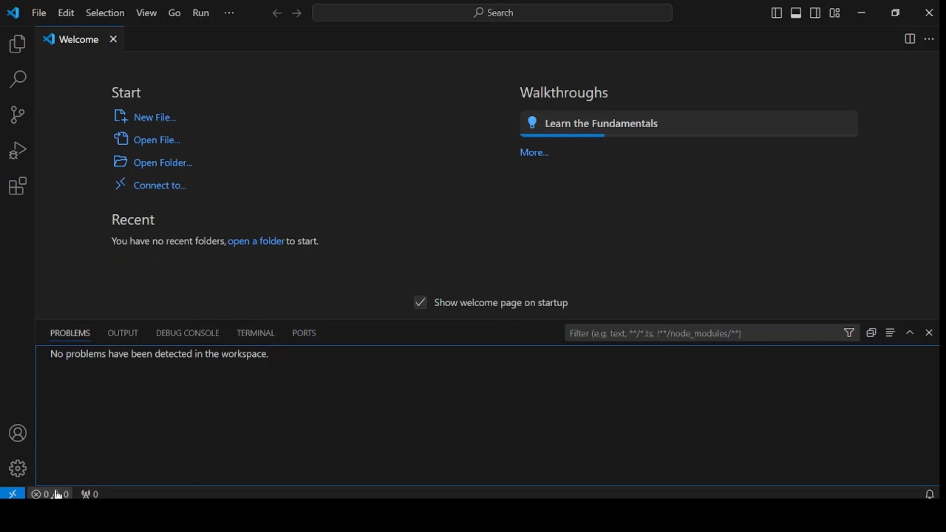  Describe the element at coordinates (815, 13) in the screenshot. I see `toggle secondary sidebar` at that location.